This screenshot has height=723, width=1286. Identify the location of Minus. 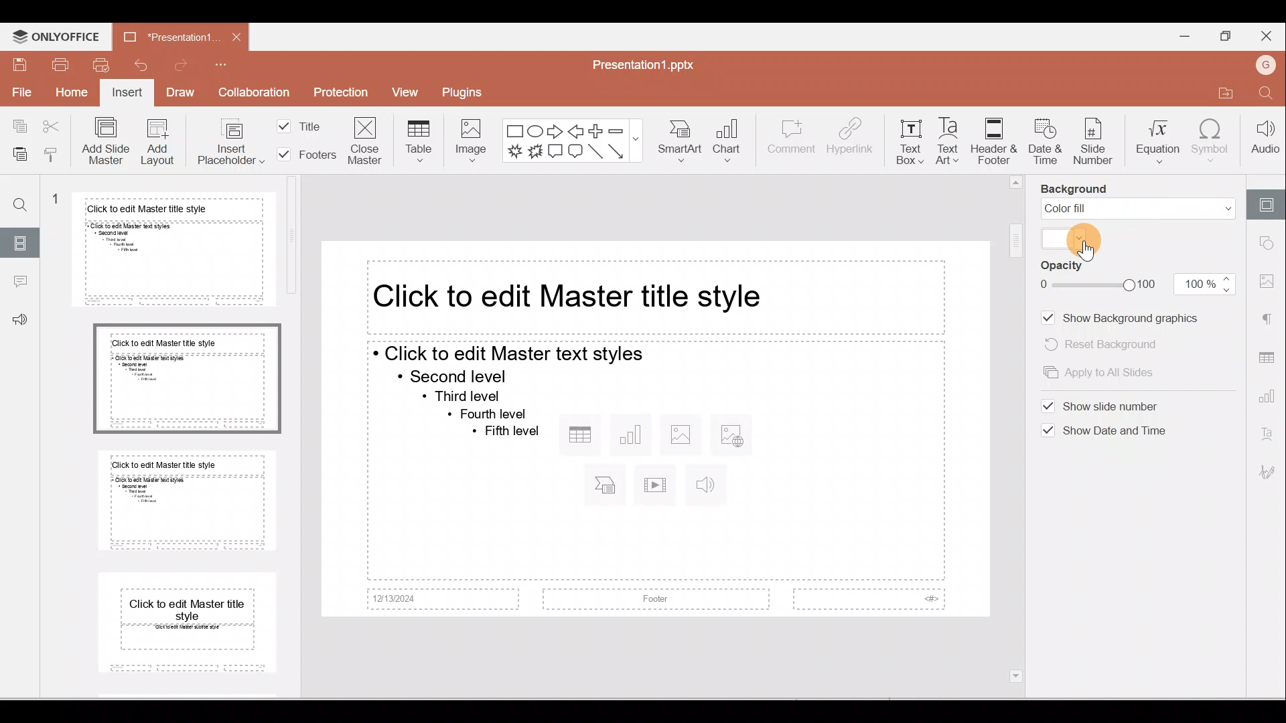
(616, 130).